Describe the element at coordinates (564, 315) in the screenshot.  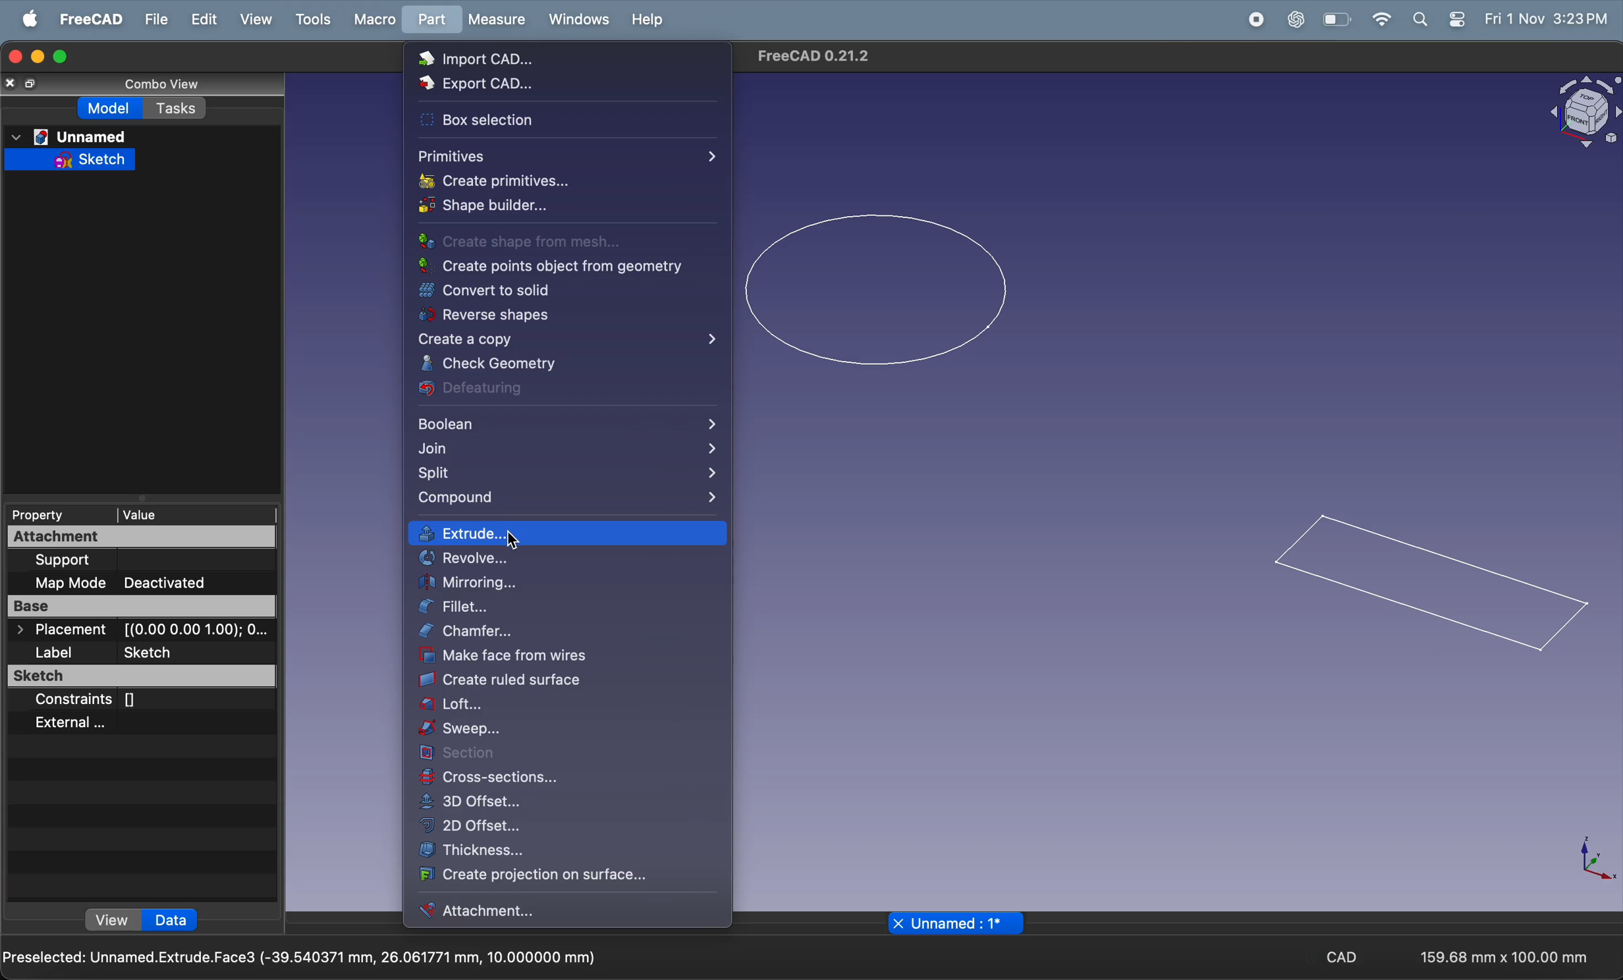
I see `Reverse shapes` at that location.